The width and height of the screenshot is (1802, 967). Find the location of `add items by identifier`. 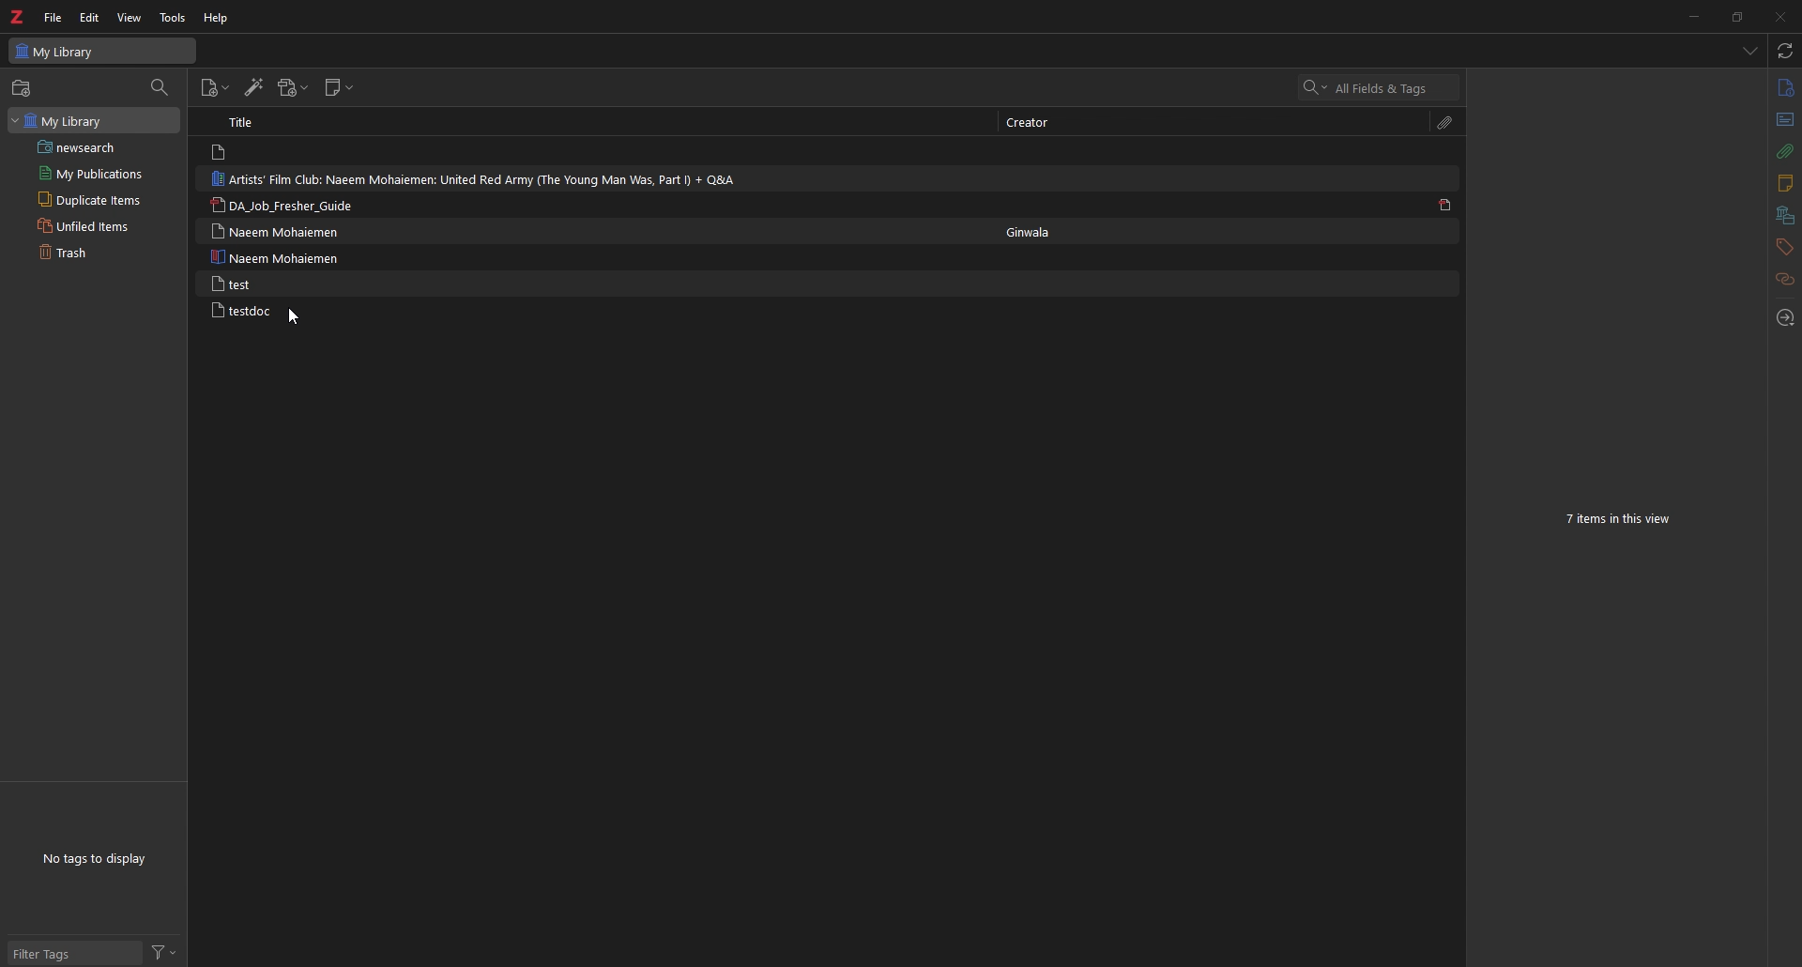

add items by identifier is located at coordinates (252, 86).